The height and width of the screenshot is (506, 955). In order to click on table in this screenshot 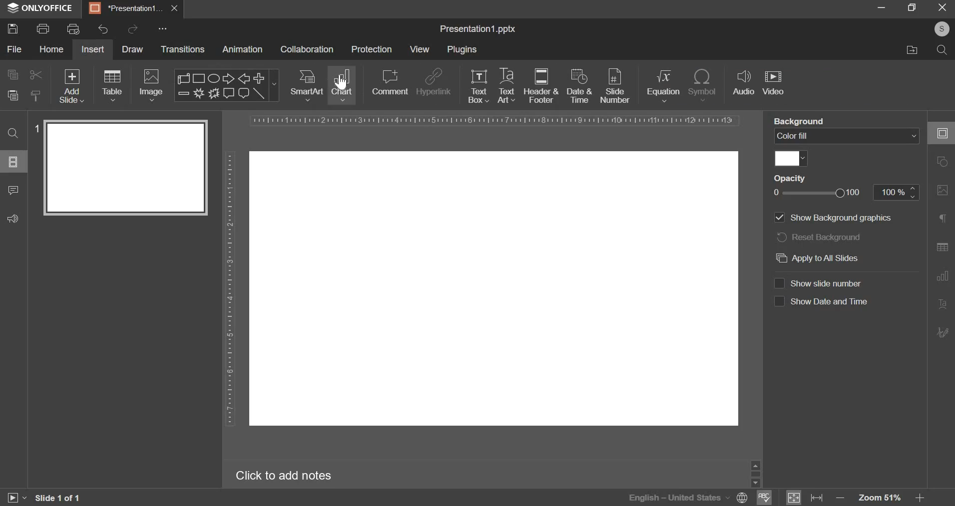, I will do `click(111, 85)`.